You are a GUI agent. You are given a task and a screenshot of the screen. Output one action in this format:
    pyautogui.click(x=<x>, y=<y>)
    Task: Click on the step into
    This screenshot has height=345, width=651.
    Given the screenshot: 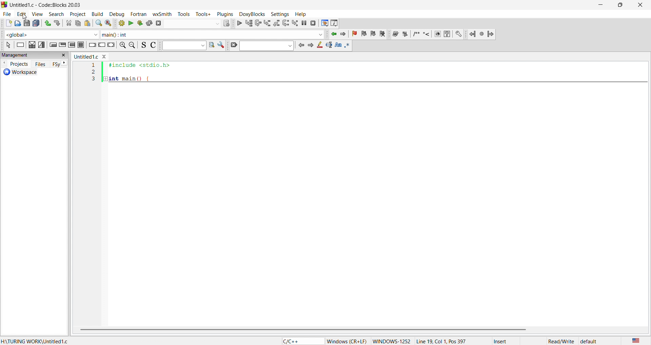 What is the action you would take?
    pyautogui.click(x=267, y=23)
    